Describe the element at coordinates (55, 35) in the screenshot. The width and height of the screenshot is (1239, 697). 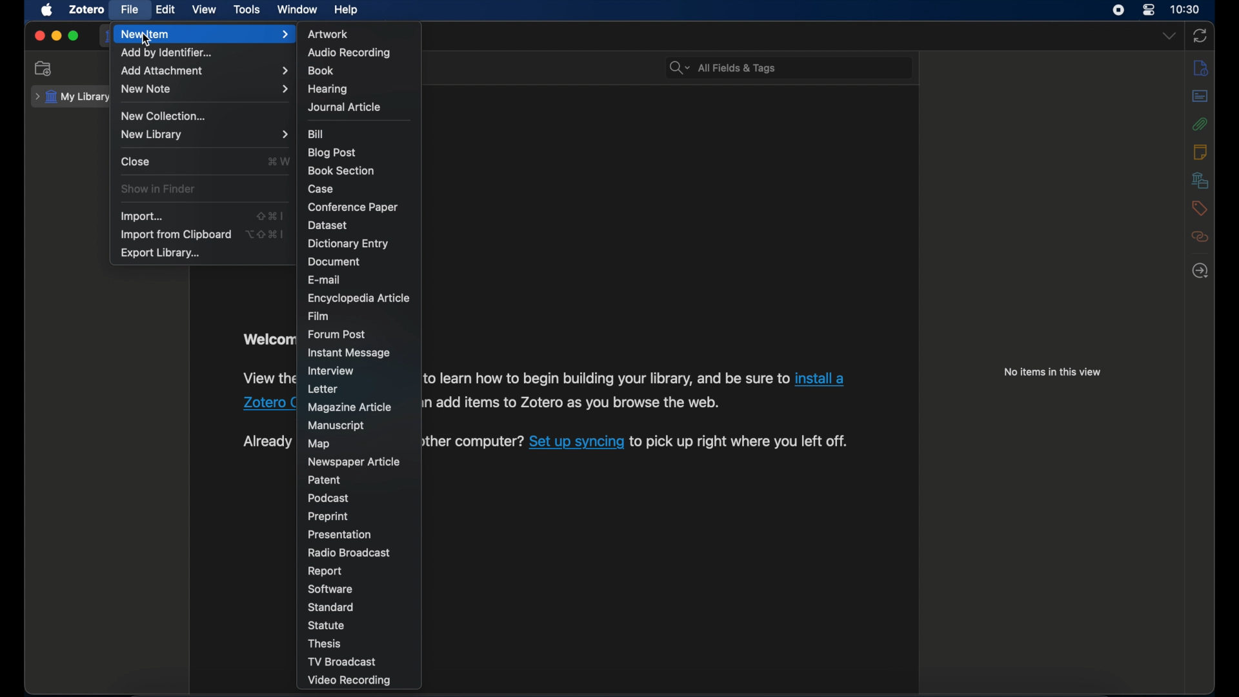
I see `minimize` at that location.